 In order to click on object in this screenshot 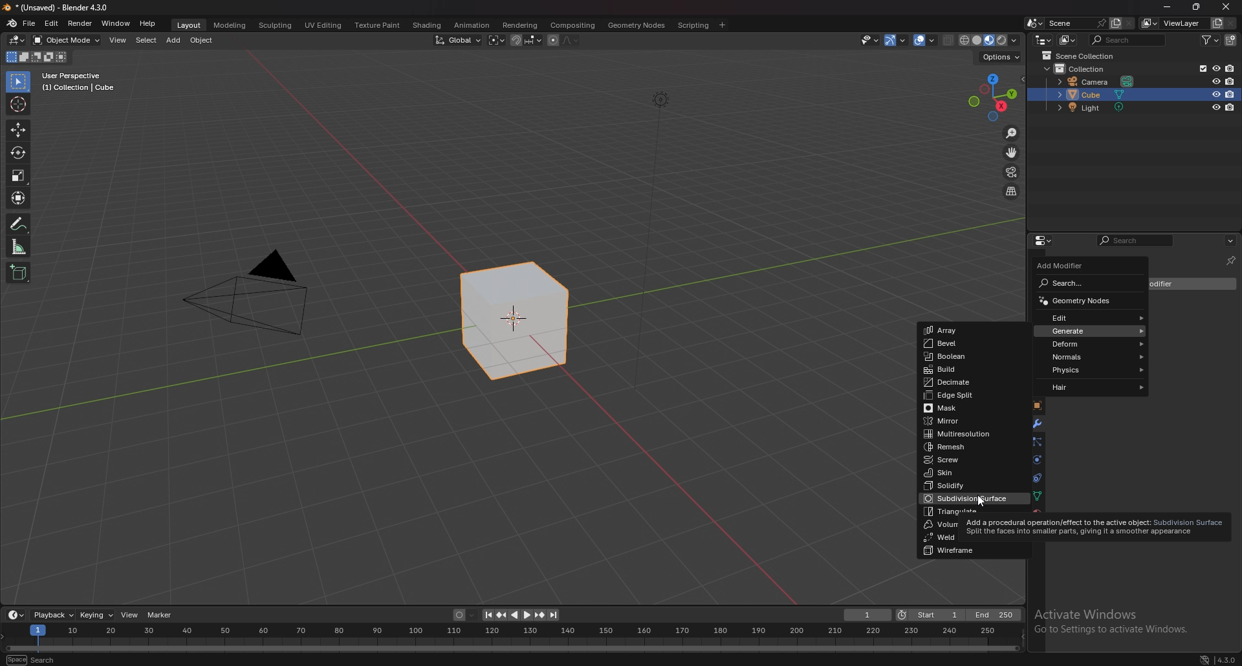, I will do `click(202, 40)`.